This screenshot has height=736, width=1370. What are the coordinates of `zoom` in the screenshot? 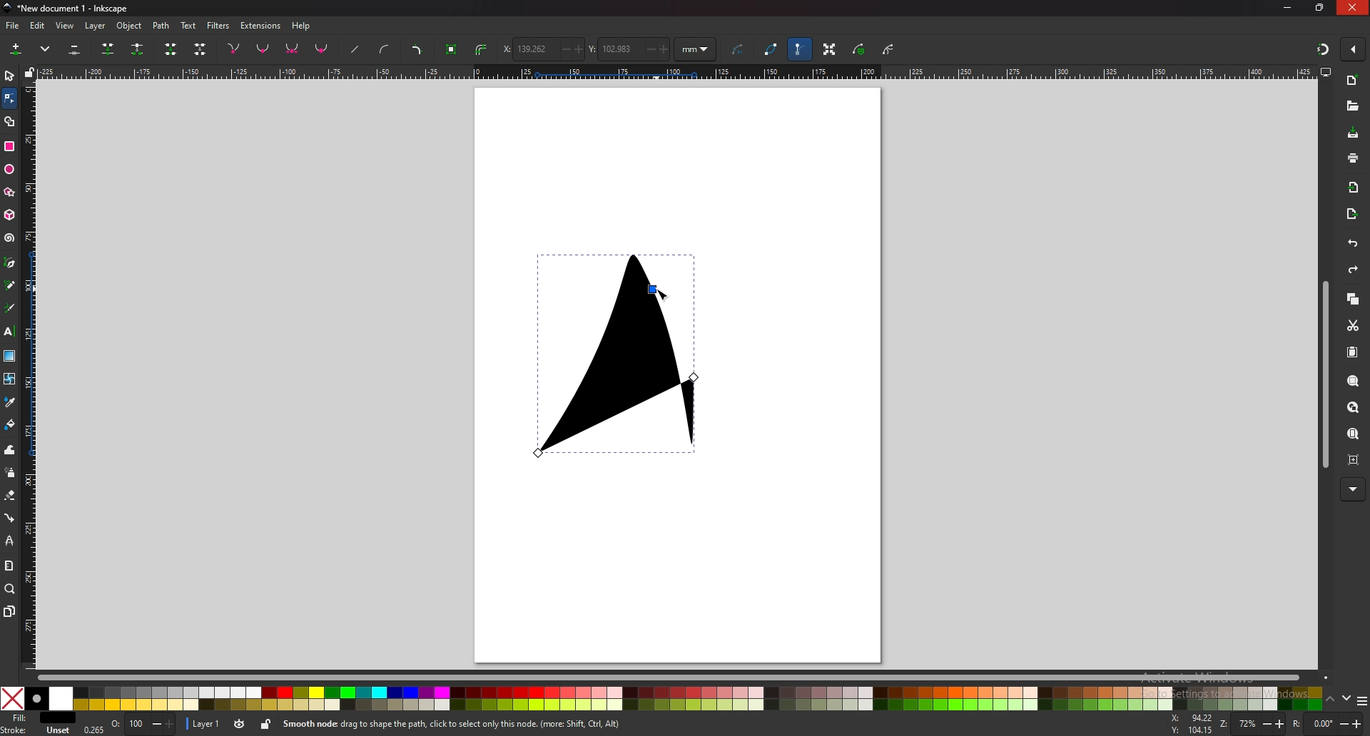 It's located at (10, 589).